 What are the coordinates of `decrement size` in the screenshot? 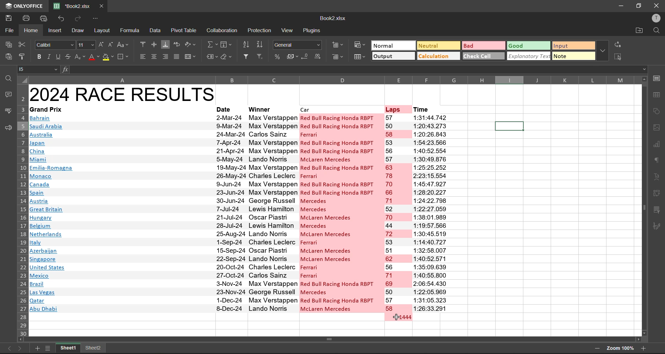 It's located at (109, 45).